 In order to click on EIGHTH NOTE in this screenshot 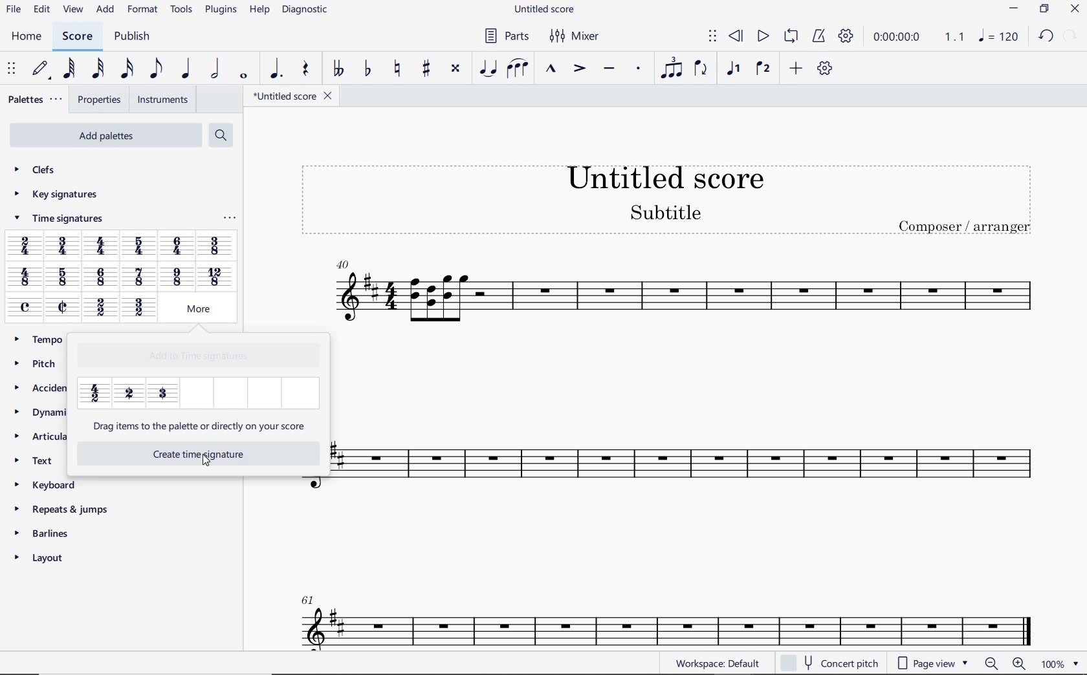, I will do `click(156, 69)`.